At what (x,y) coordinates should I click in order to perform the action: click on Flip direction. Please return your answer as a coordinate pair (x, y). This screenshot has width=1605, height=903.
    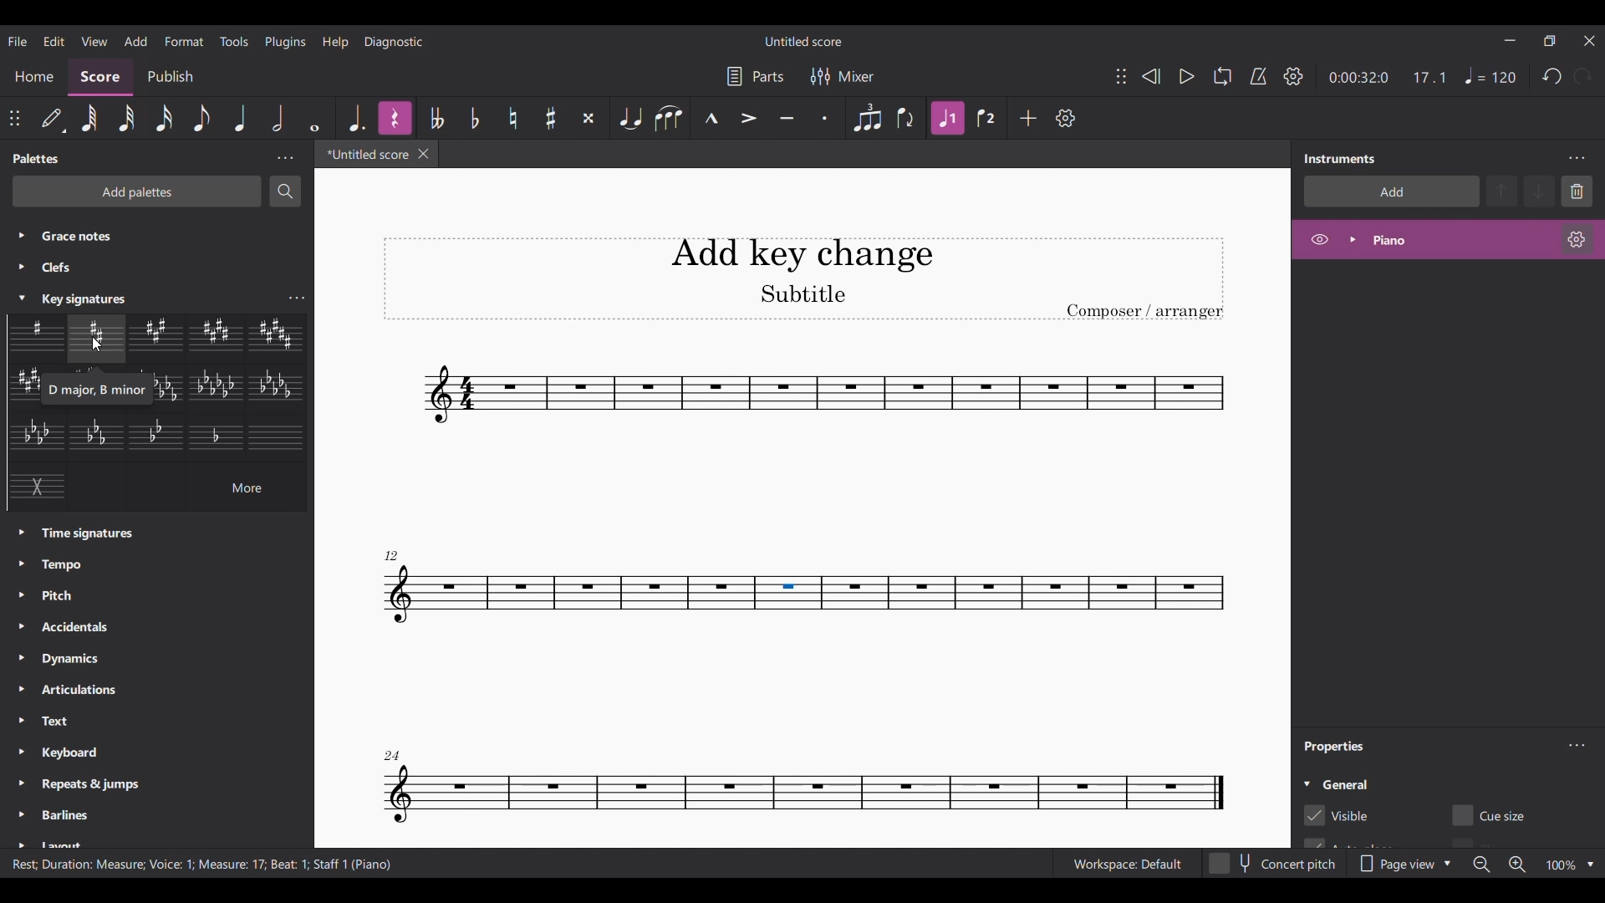
    Looking at the image, I should click on (904, 117).